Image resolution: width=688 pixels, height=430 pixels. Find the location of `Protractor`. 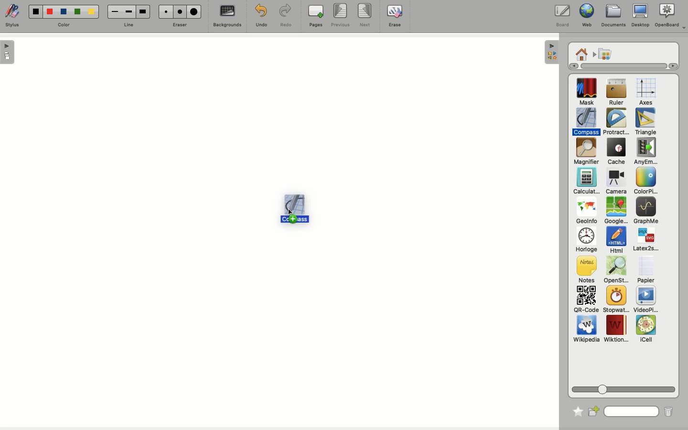

Protractor is located at coordinates (617, 122).